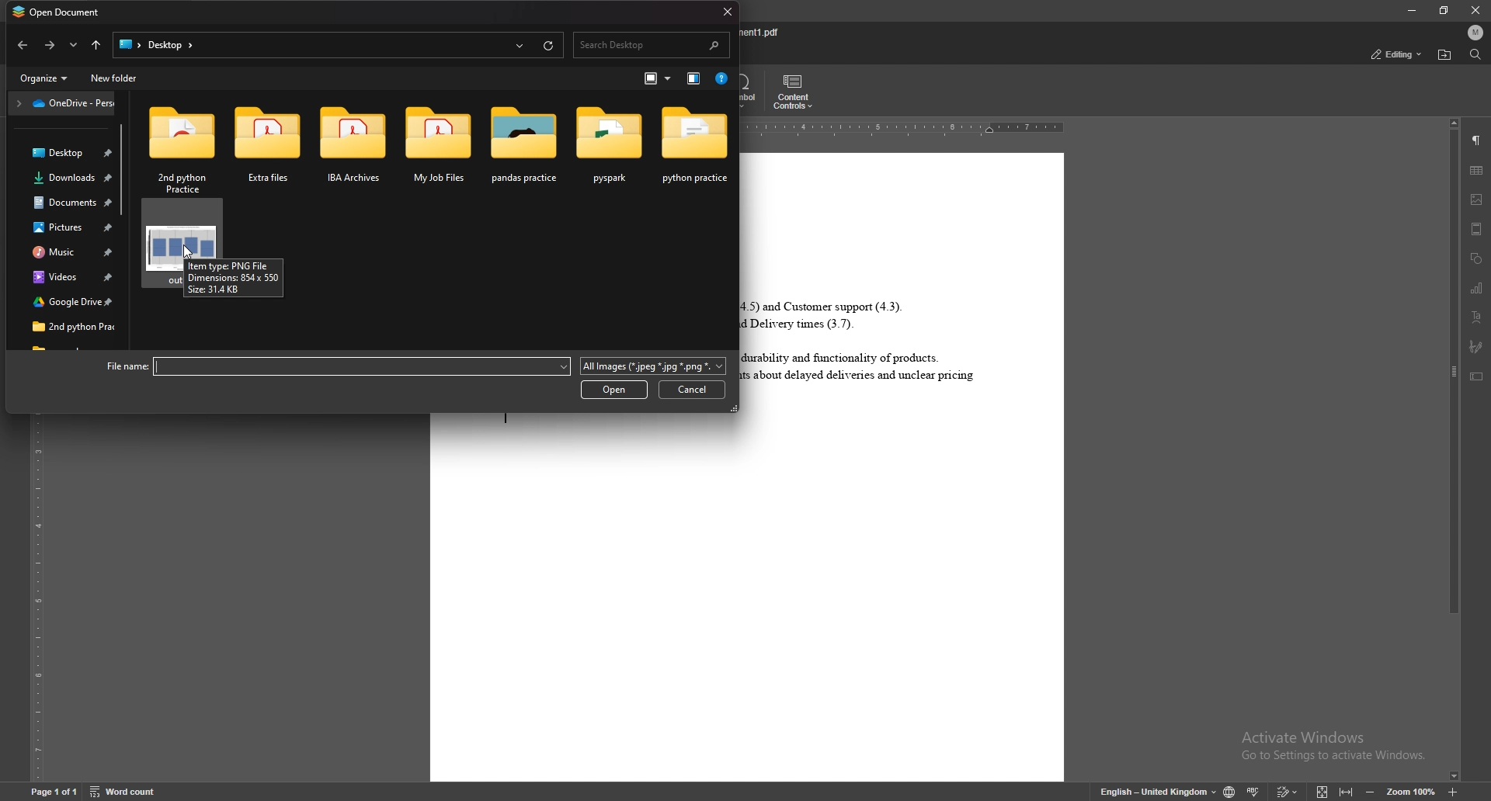 The width and height of the screenshot is (1491, 801). What do you see at coordinates (610, 145) in the screenshot?
I see `folder` at bounding box center [610, 145].